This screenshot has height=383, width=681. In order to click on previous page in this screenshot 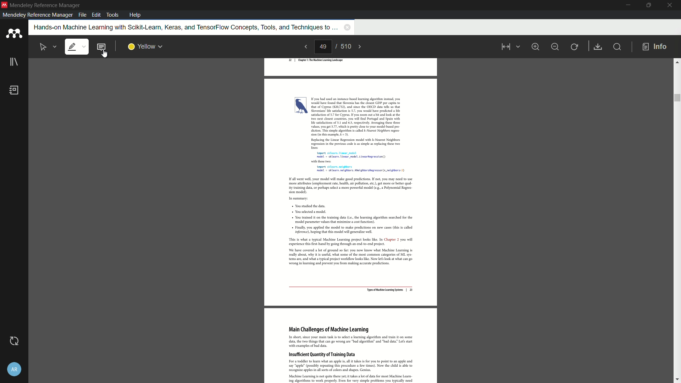, I will do `click(304, 47)`.